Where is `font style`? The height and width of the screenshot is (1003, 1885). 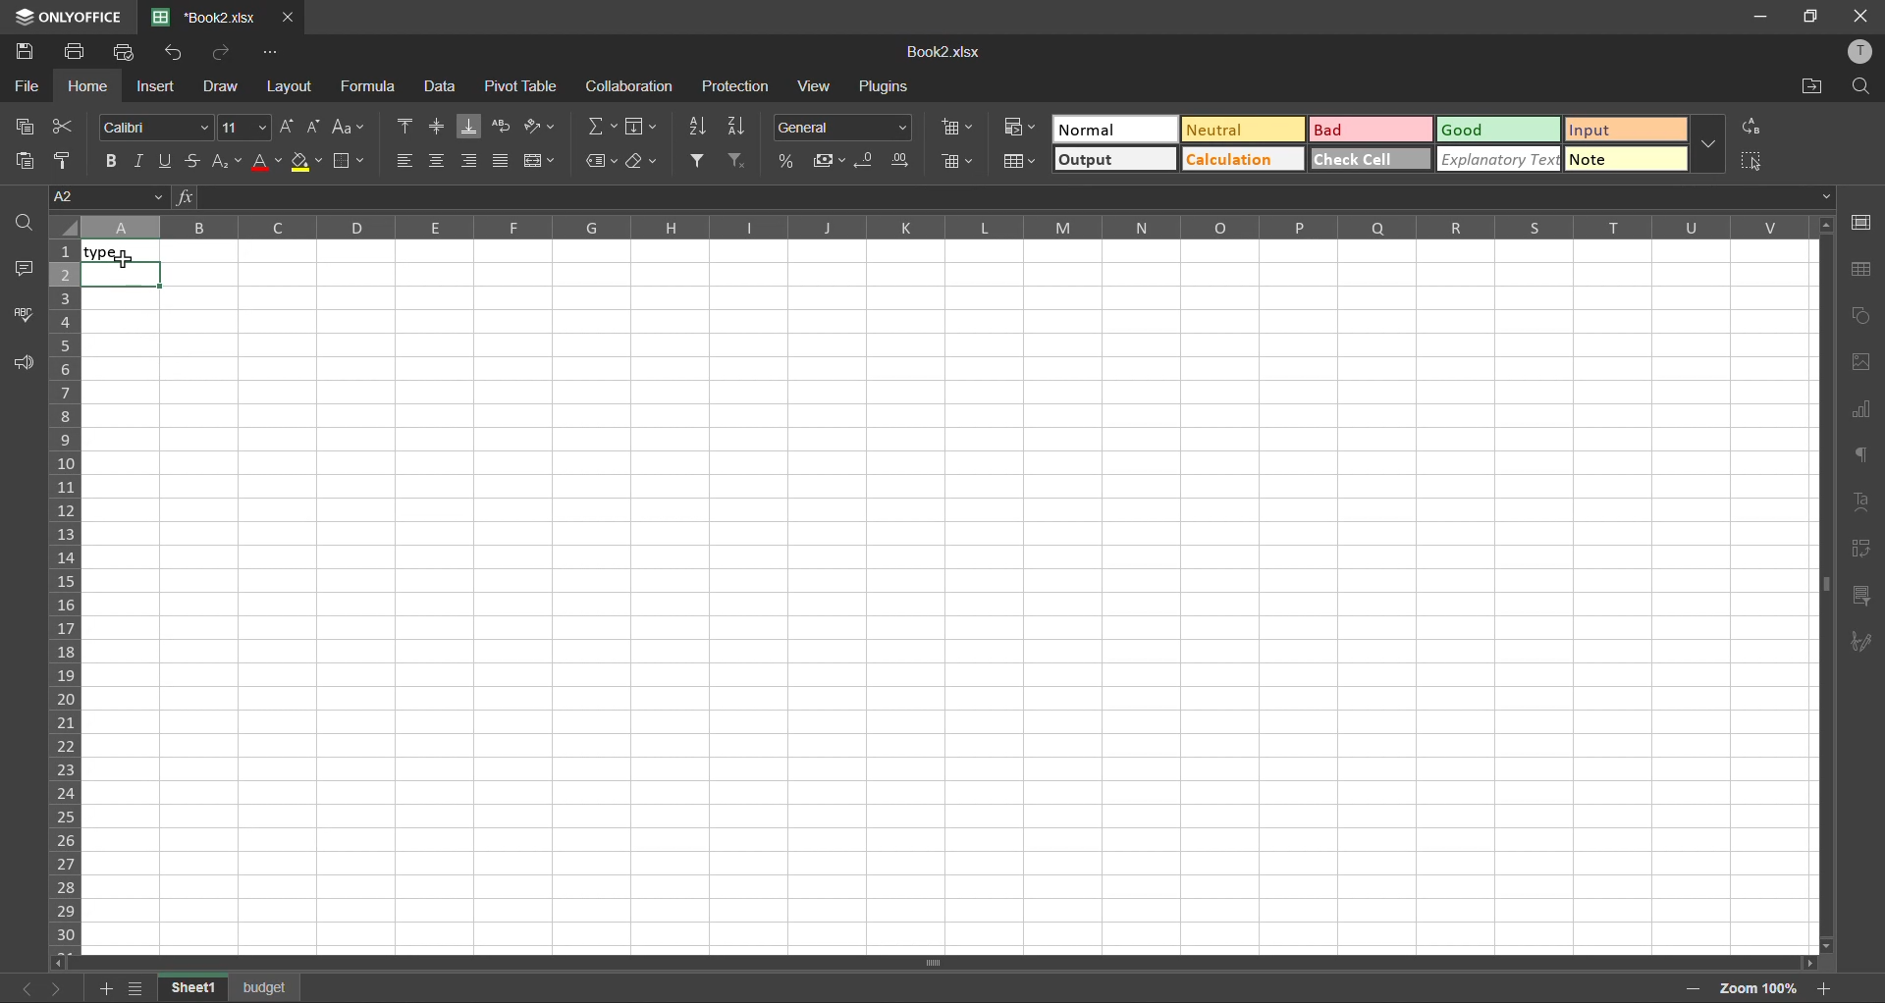
font style is located at coordinates (152, 129).